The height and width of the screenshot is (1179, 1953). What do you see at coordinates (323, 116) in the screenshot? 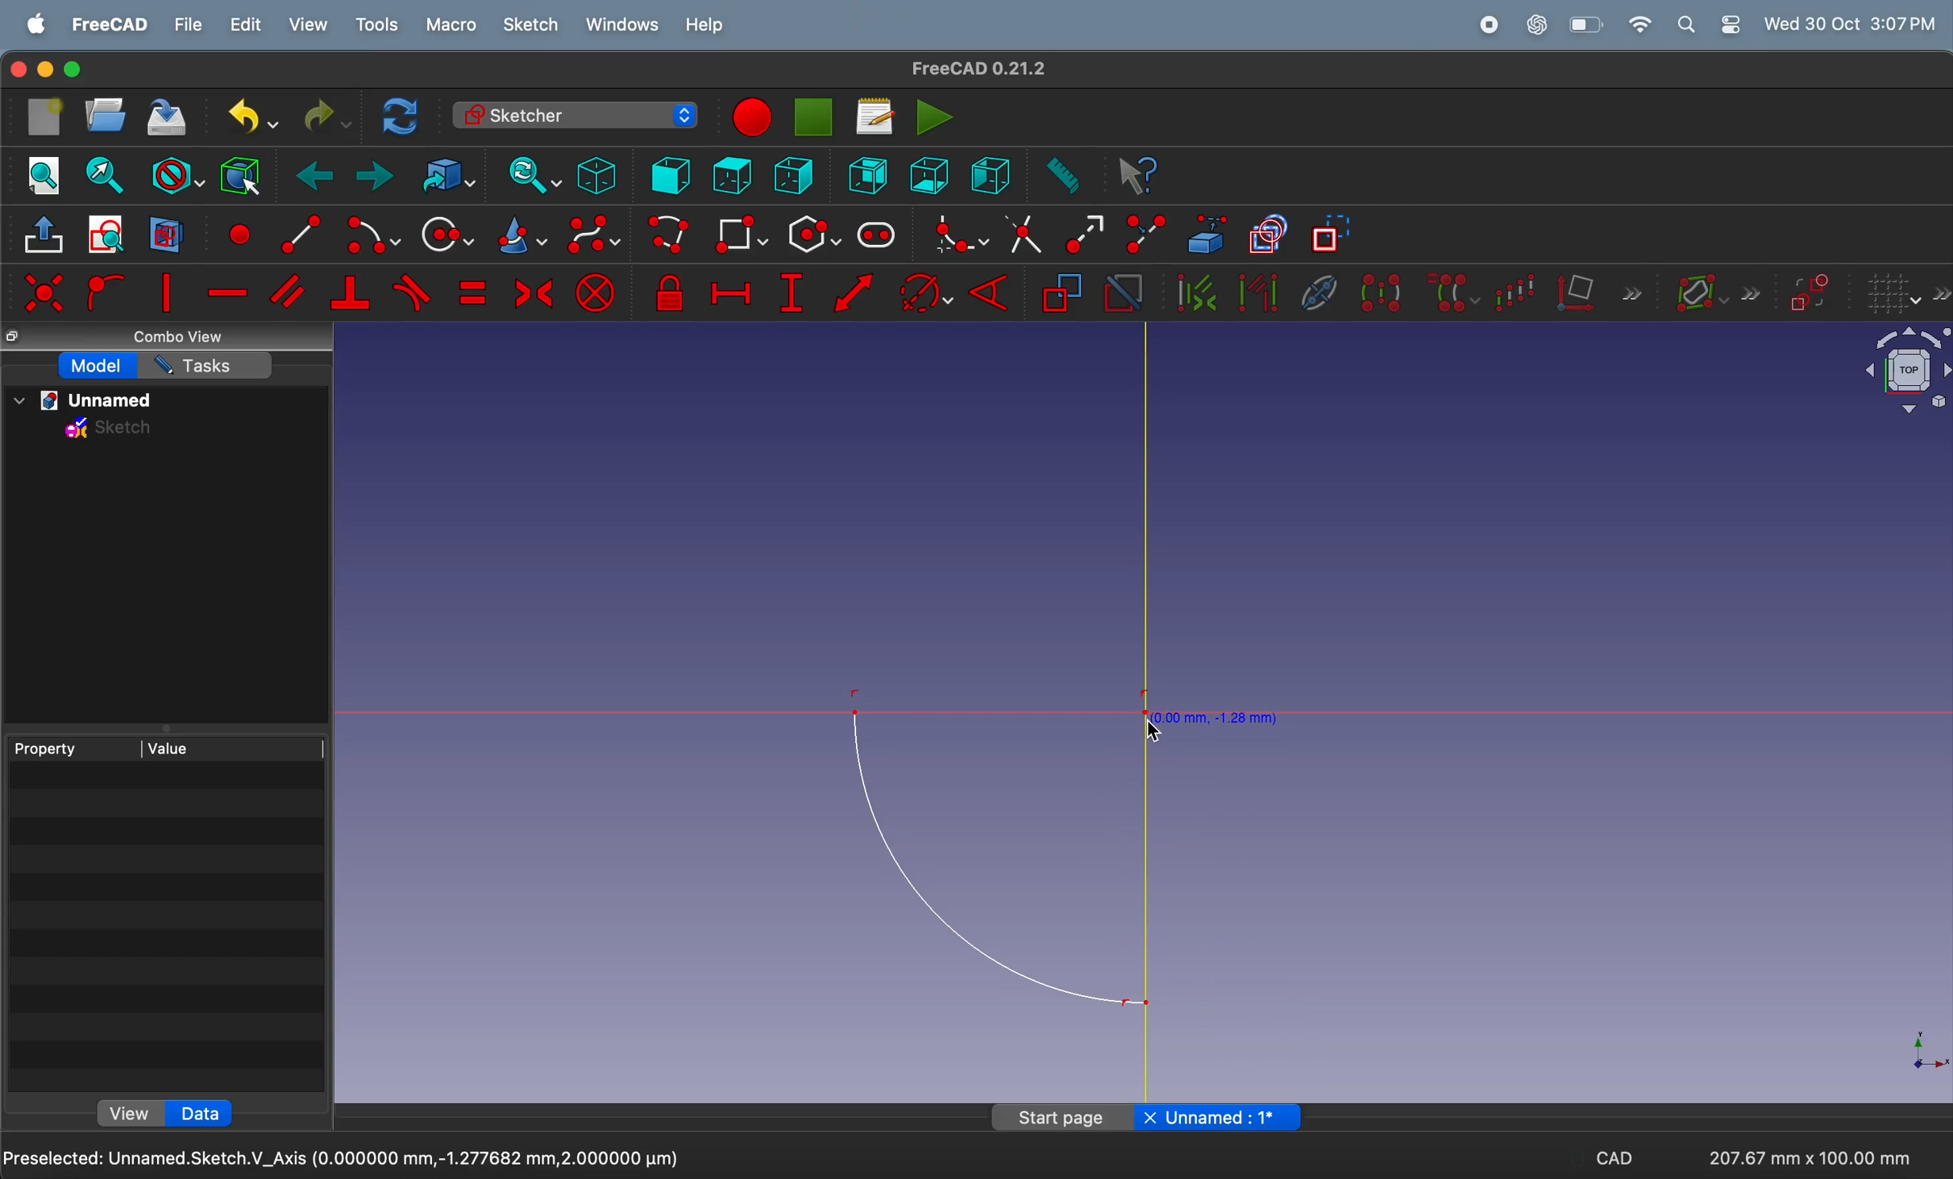
I see `redo` at bounding box center [323, 116].